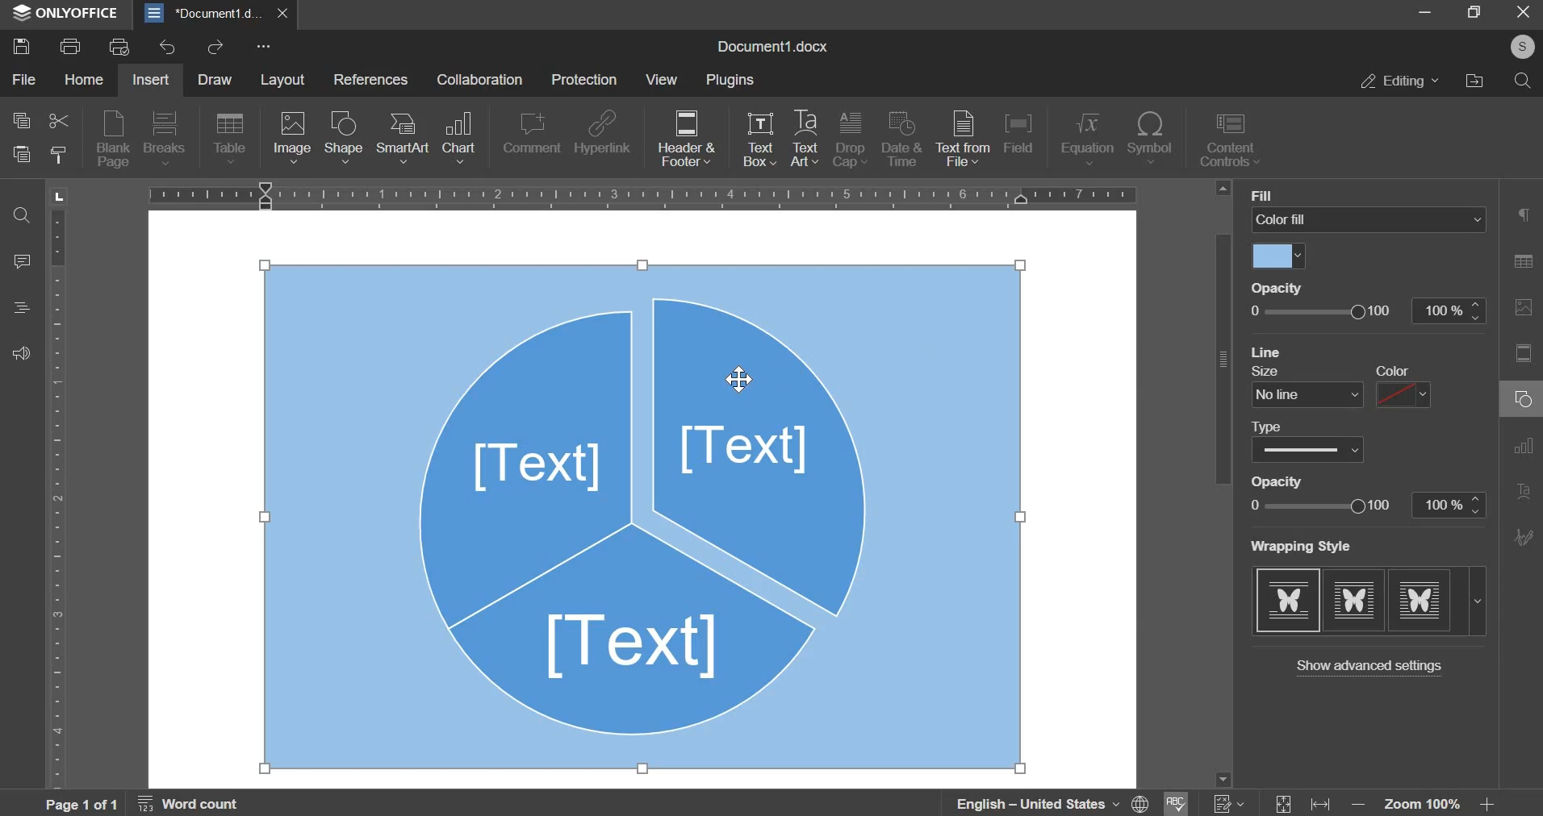  Describe the element at coordinates (459, 138) in the screenshot. I see `chart` at that location.